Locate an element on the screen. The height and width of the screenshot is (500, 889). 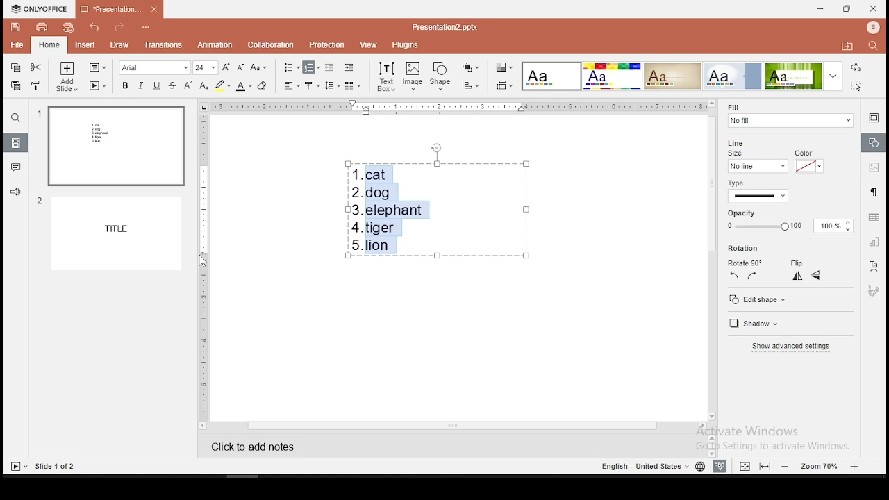
profile is located at coordinates (871, 27).